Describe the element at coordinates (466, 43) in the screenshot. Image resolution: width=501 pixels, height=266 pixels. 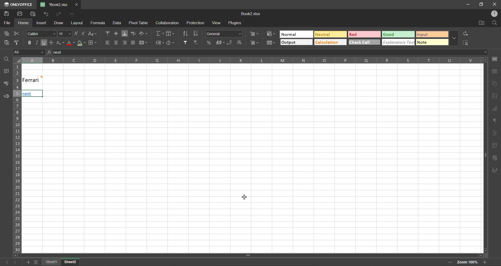
I see `select all` at that location.